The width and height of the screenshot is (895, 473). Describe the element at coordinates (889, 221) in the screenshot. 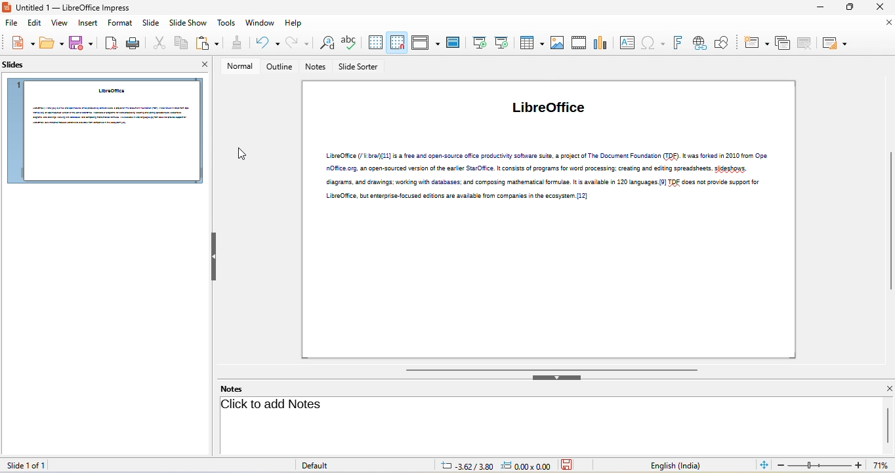

I see `vertical scroll bar` at that location.